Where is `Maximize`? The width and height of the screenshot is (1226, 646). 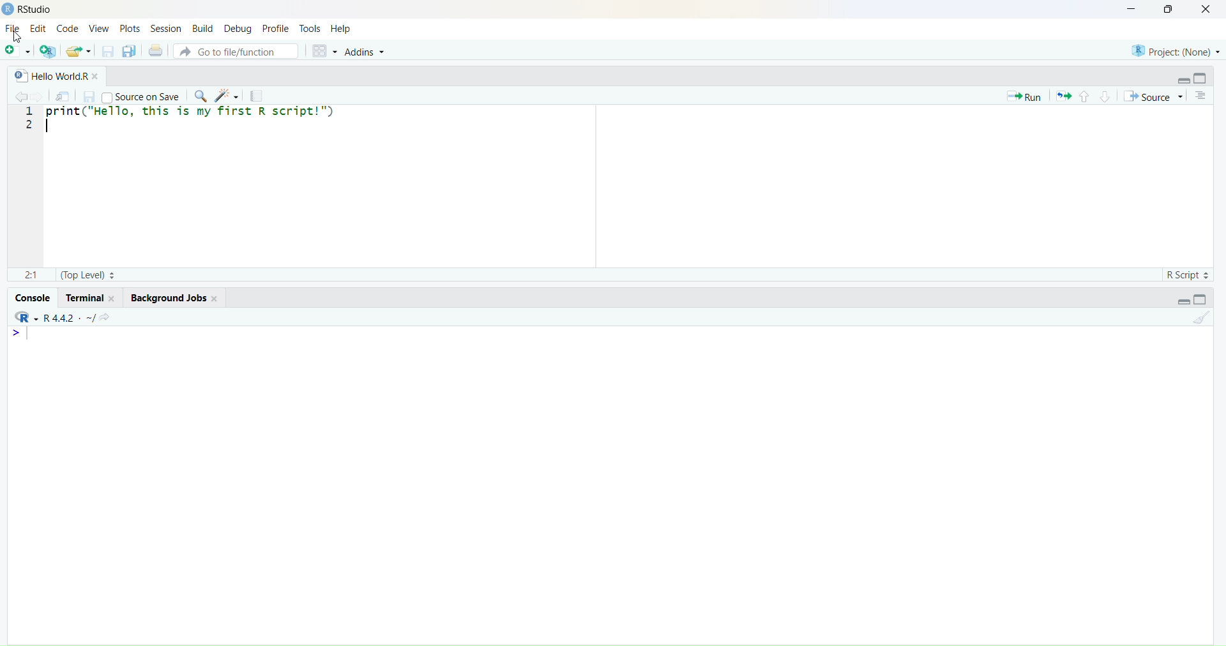 Maximize is located at coordinates (1205, 299).